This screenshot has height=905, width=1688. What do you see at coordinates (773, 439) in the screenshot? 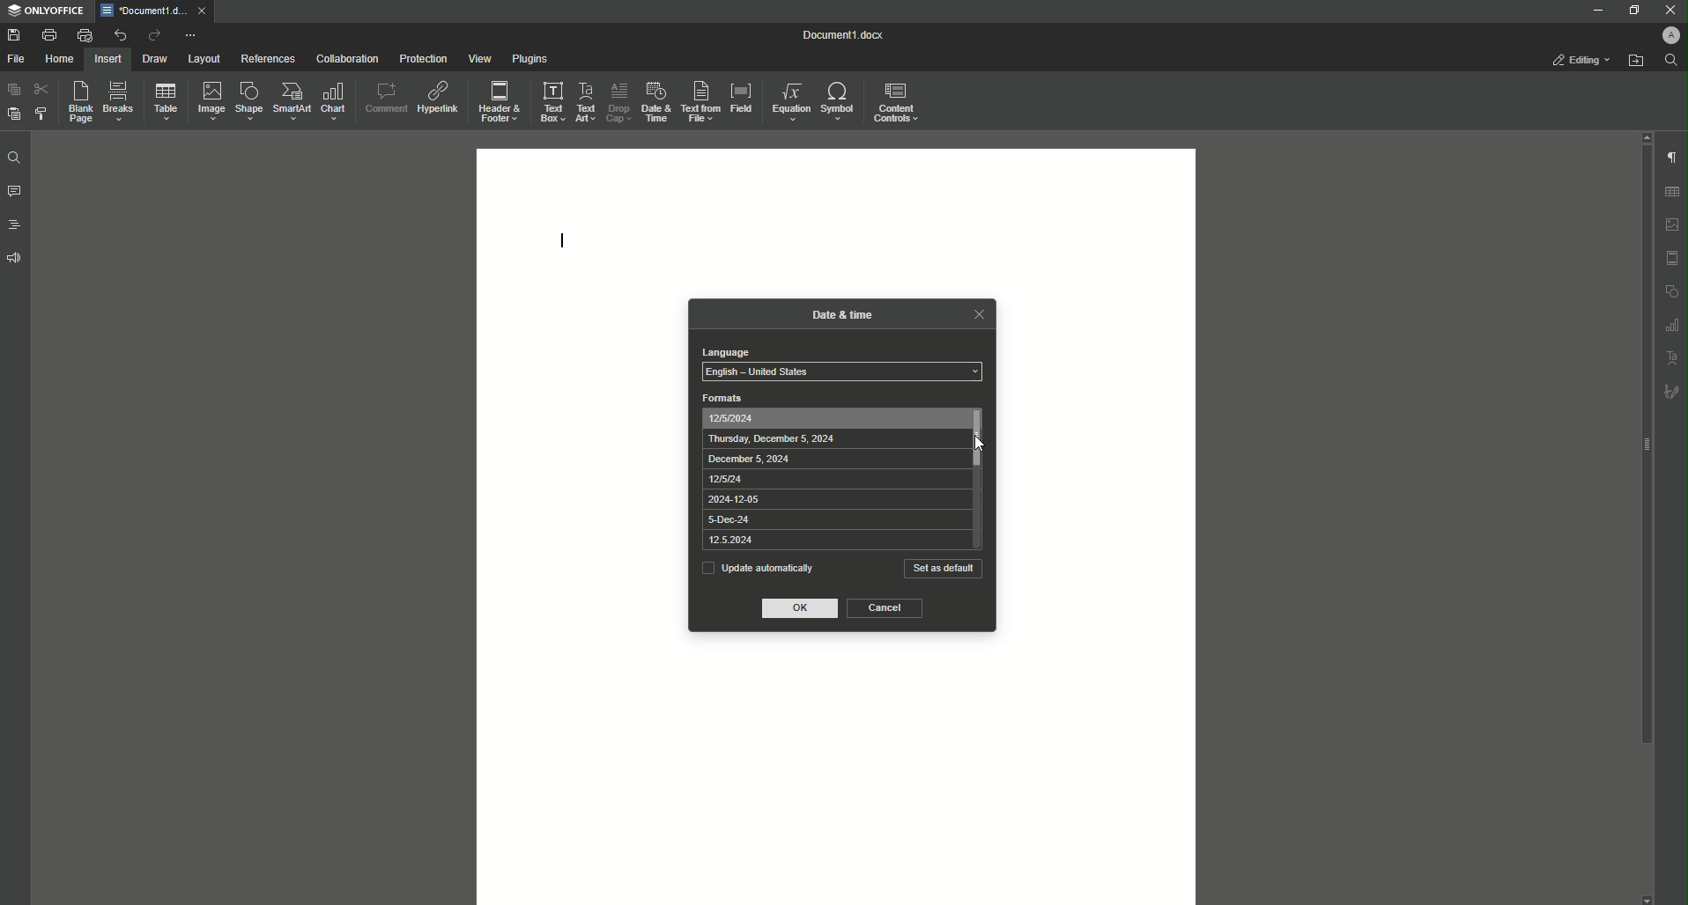
I see `Thursday, December 5, 2024` at bounding box center [773, 439].